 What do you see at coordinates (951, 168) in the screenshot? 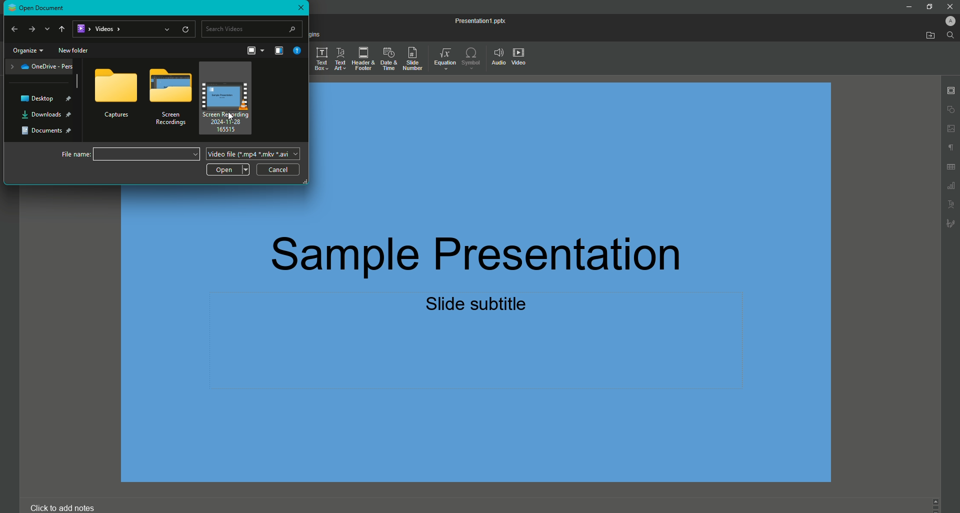
I see `Table settings` at bounding box center [951, 168].